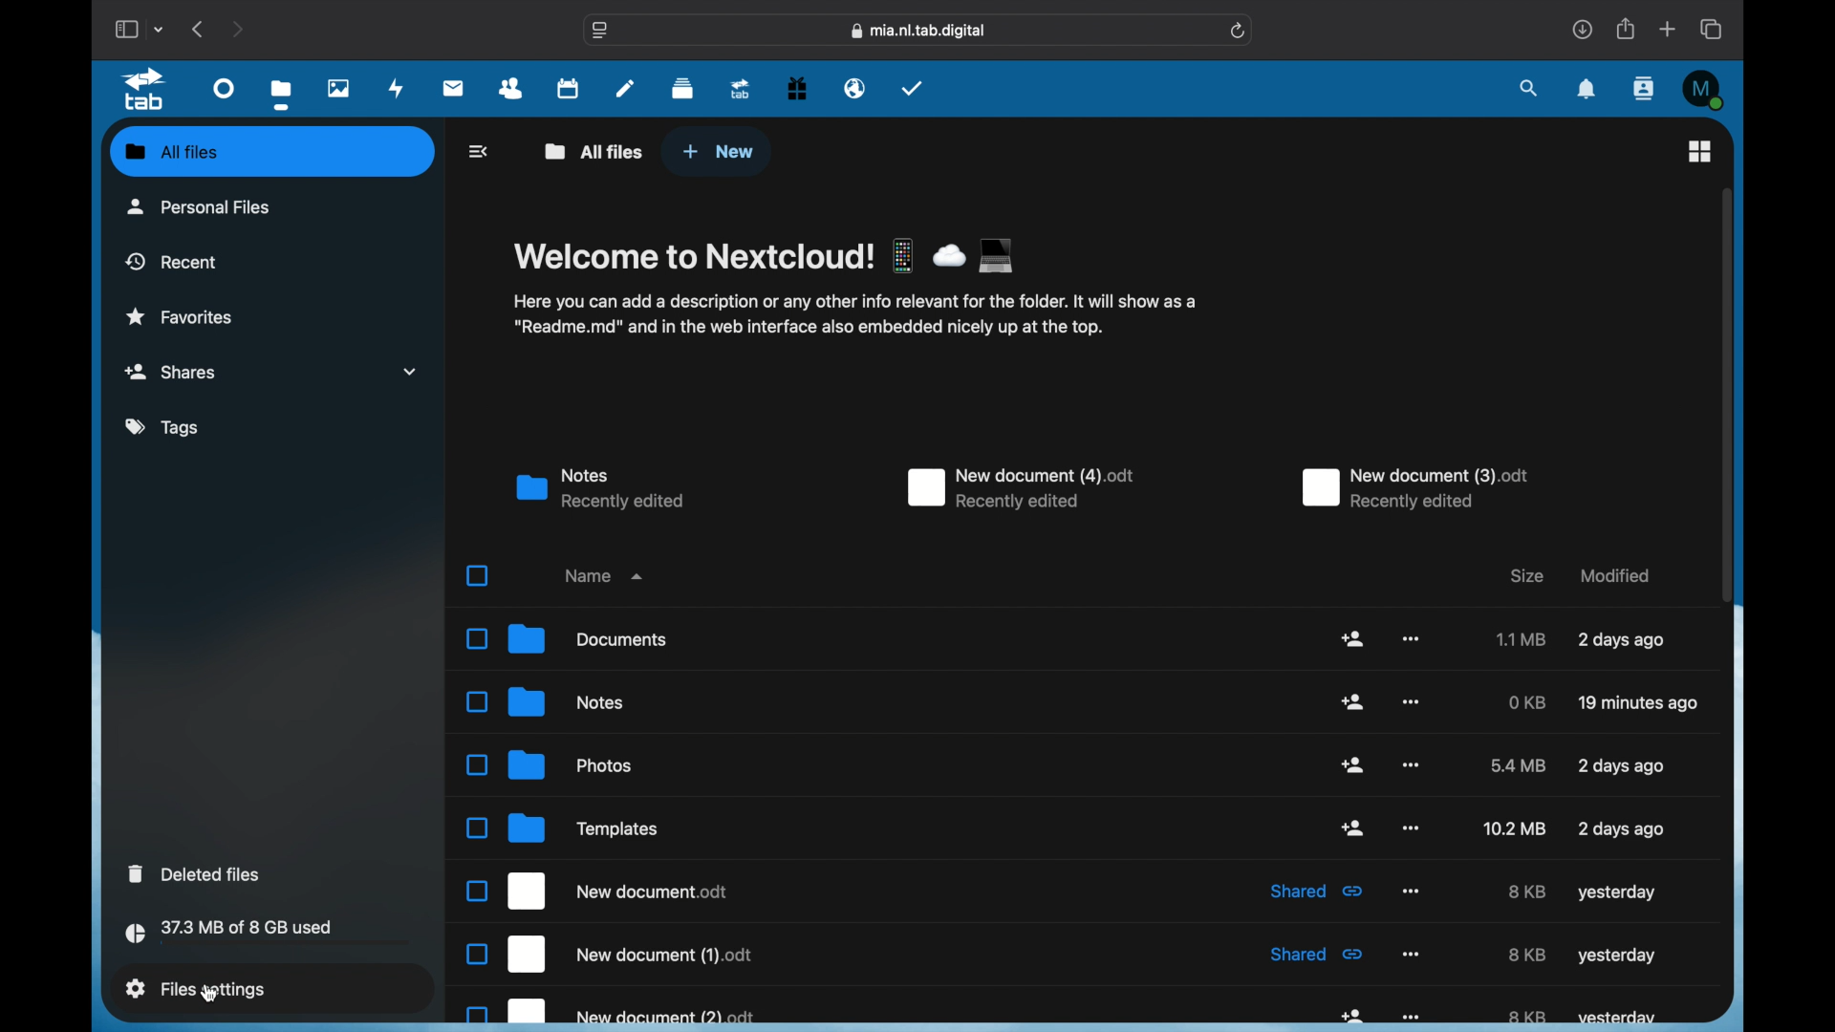 This screenshot has height=1032, width=1835. I want to click on downloads, so click(1582, 29).